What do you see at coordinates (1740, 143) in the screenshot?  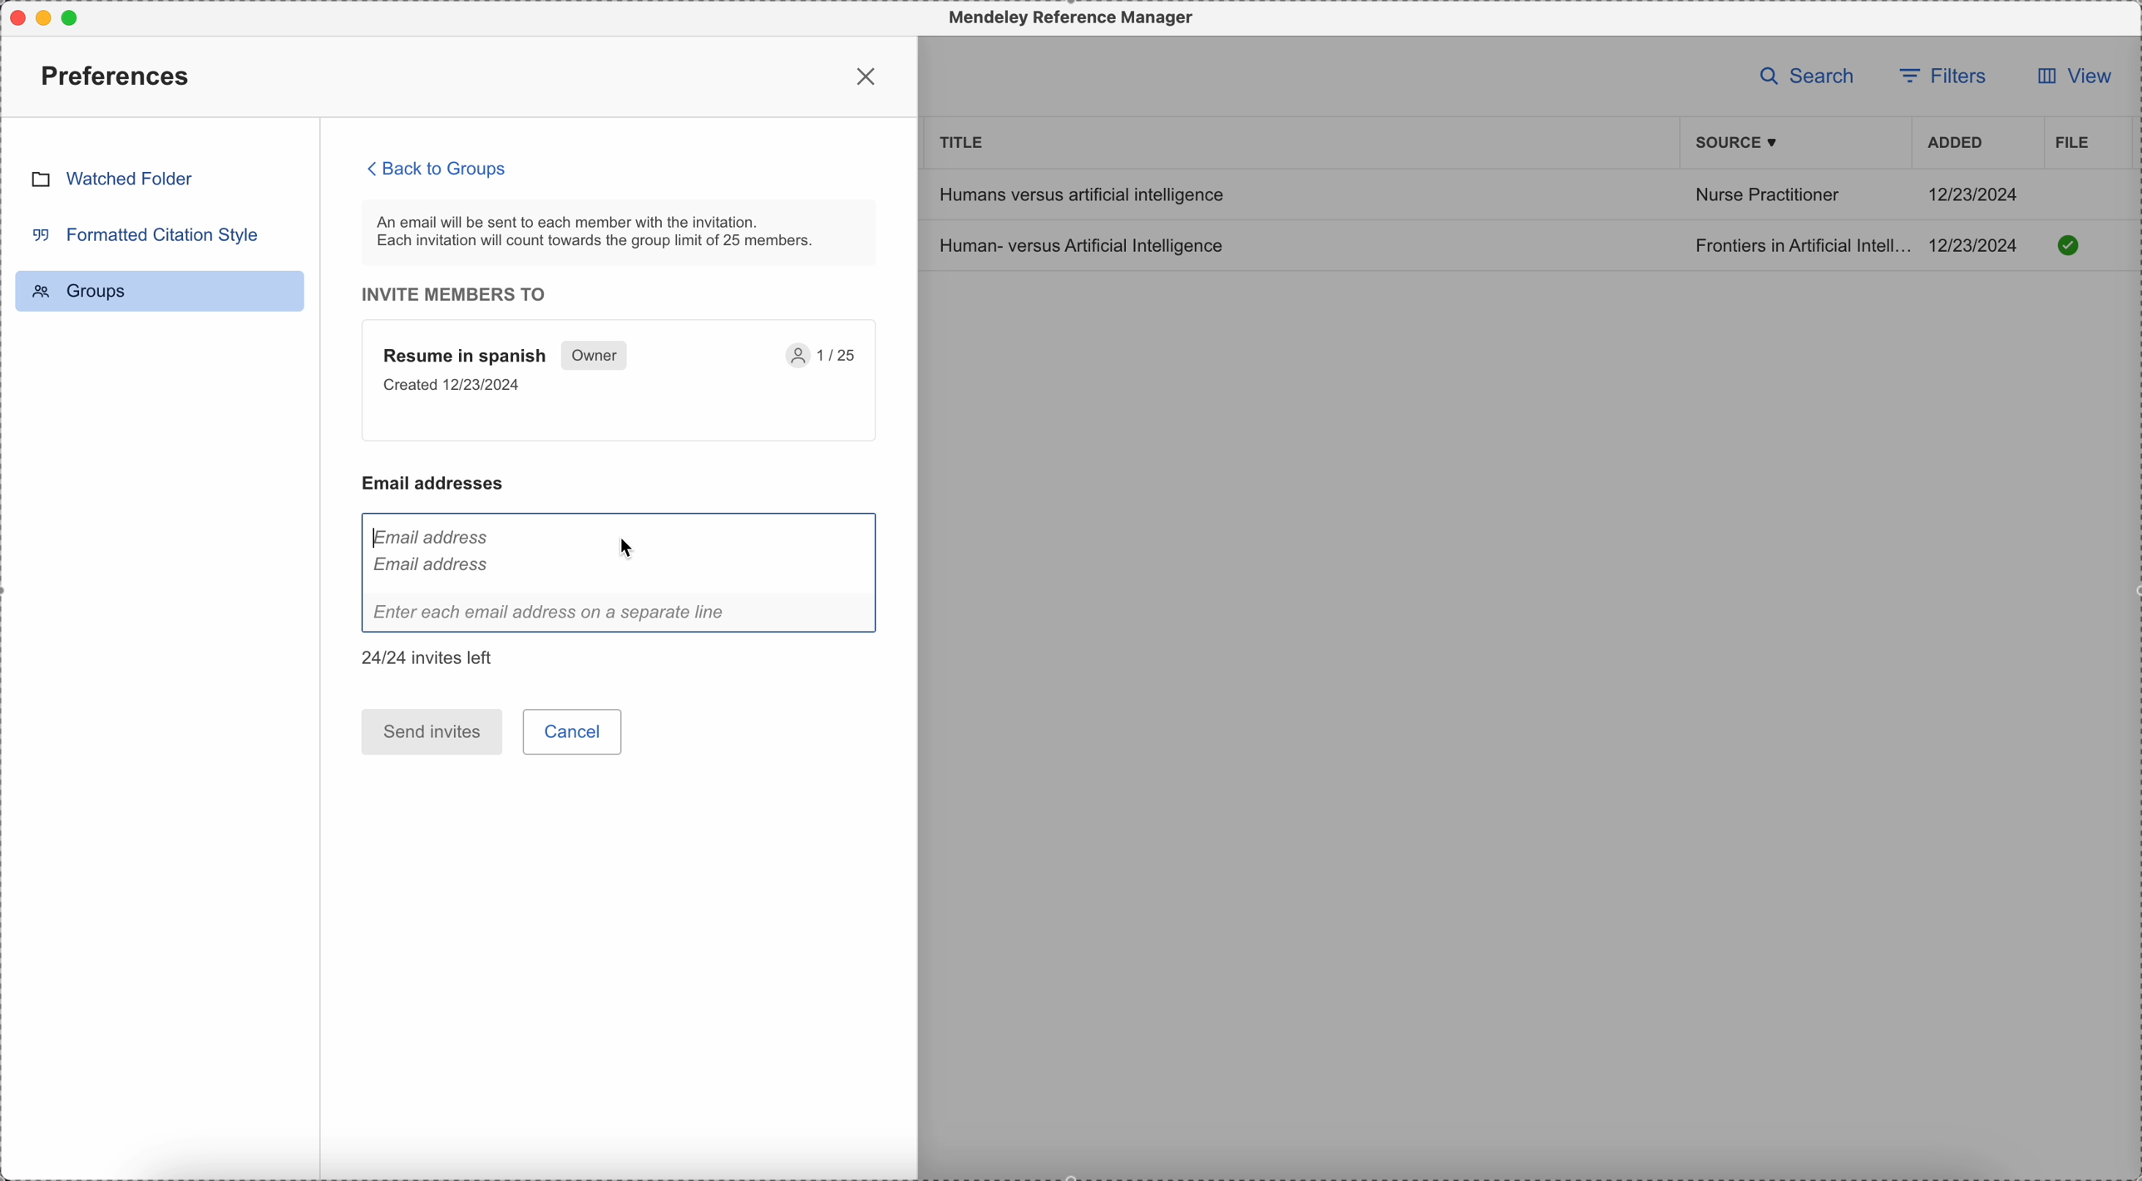 I see `source` at bounding box center [1740, 143].